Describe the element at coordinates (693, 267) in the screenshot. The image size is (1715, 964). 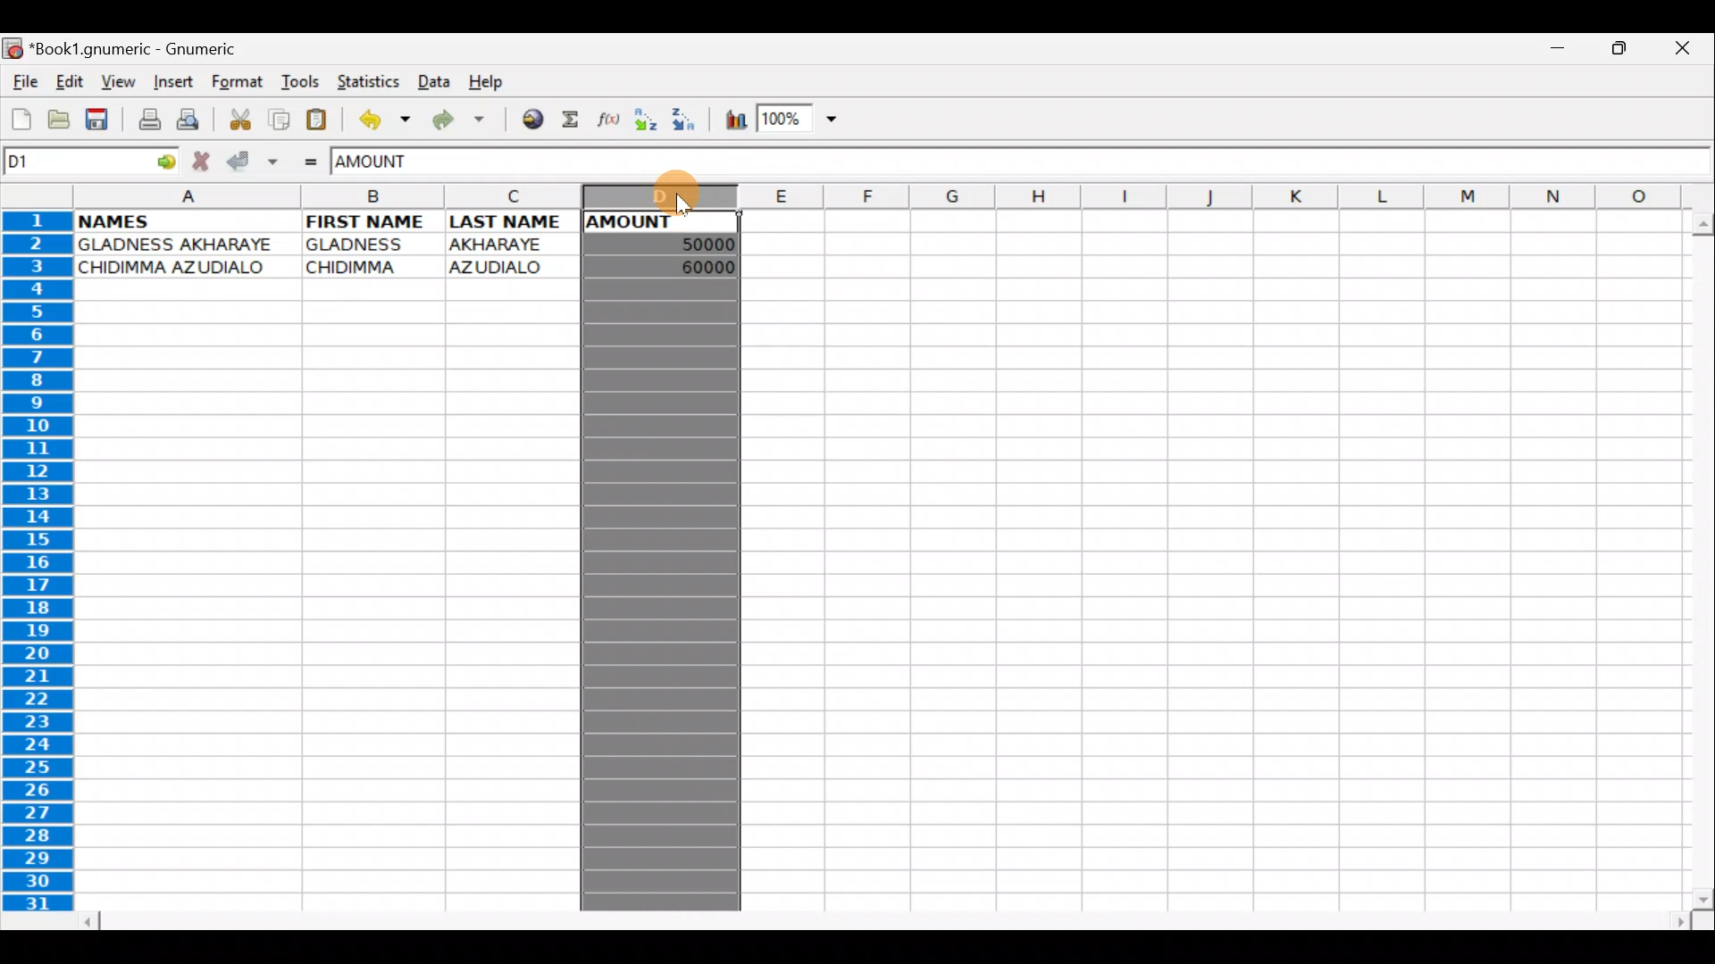
I see `60000` at that location.